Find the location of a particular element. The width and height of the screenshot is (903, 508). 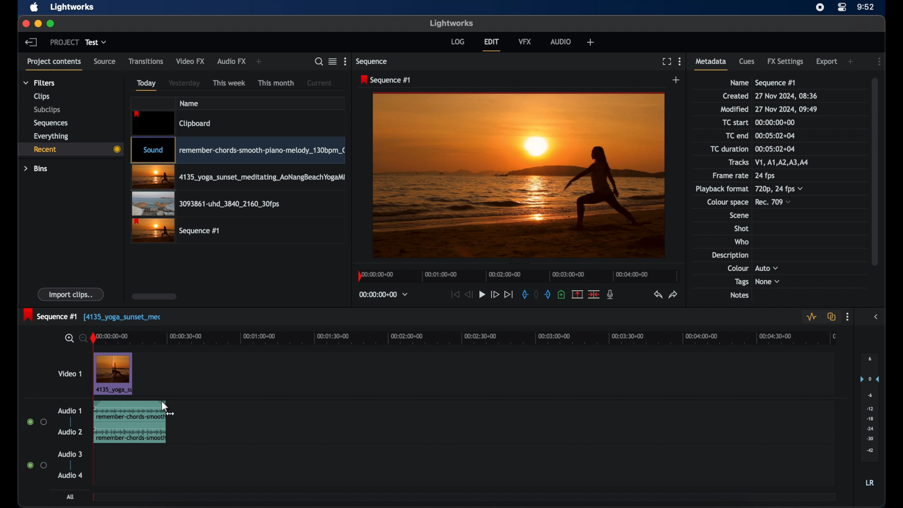

source is located at coordinates (105, 61).